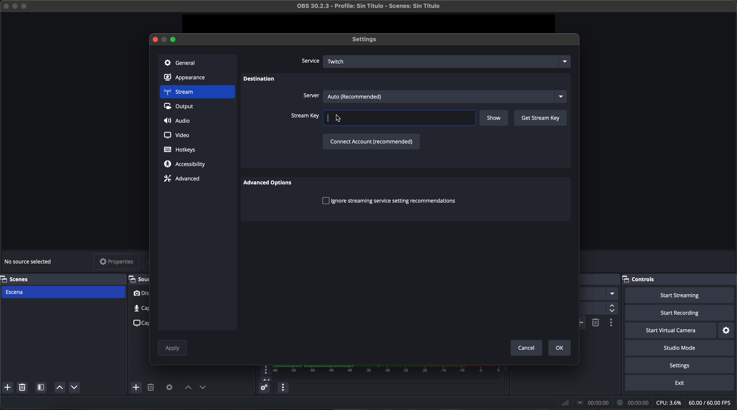 The image size is (737, 410). Describe the element at coordinates (389, 200) in the screenshot. I see `ignore streaming service setting recommendations` at that location.